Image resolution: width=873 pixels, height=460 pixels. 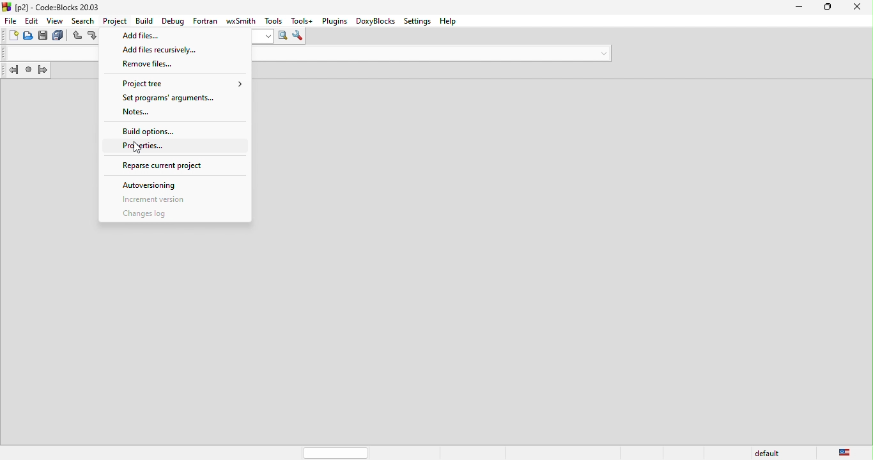 I want to click on new, so click(x=10, y=37).